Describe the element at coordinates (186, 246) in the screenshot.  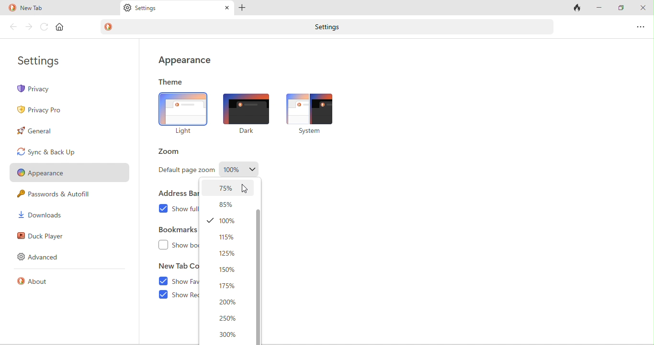
I see `show bookmarks bar` at that location.